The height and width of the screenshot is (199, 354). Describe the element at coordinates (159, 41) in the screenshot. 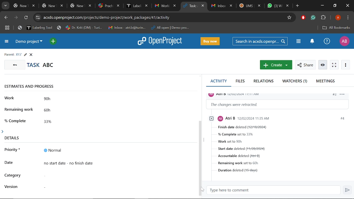

I see `Open project logo` at that location.